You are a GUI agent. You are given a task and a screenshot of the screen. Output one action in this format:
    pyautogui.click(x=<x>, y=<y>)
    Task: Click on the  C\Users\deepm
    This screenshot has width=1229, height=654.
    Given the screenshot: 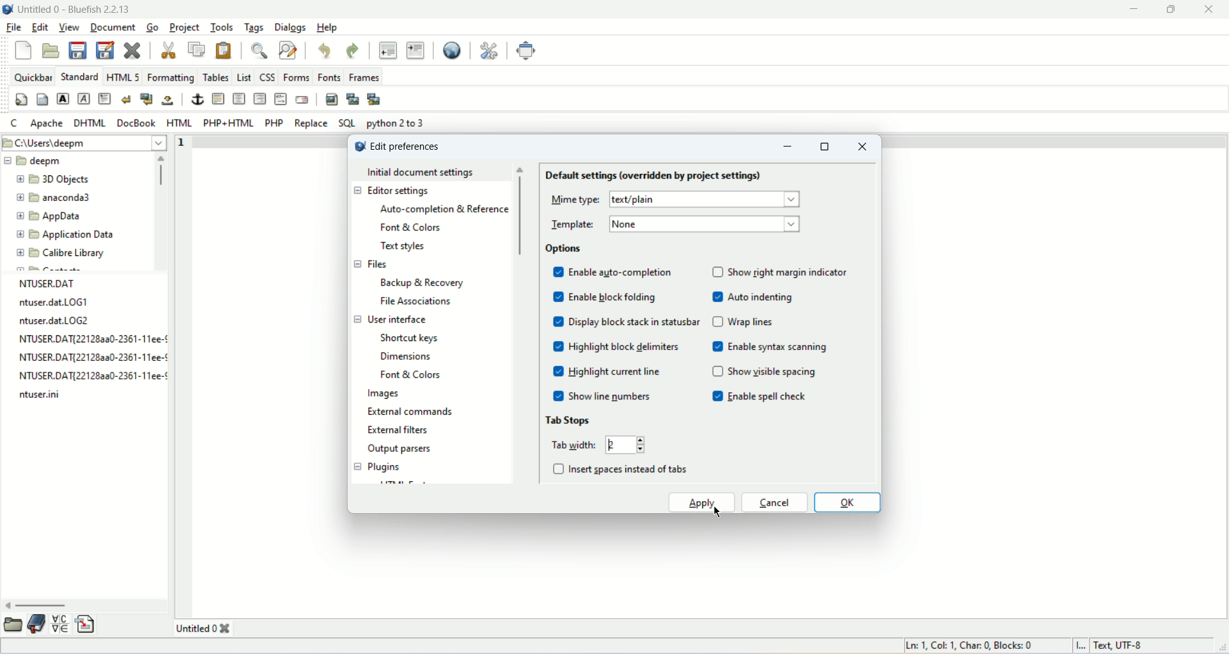 What is the action you would take?
    pyautogui.click(x=52, y=145)
    